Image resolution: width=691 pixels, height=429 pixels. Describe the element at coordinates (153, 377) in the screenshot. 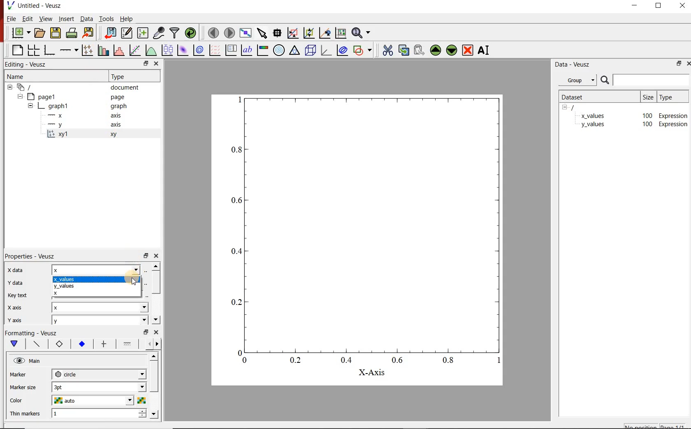

I see `vertical scrollbar` at that location.